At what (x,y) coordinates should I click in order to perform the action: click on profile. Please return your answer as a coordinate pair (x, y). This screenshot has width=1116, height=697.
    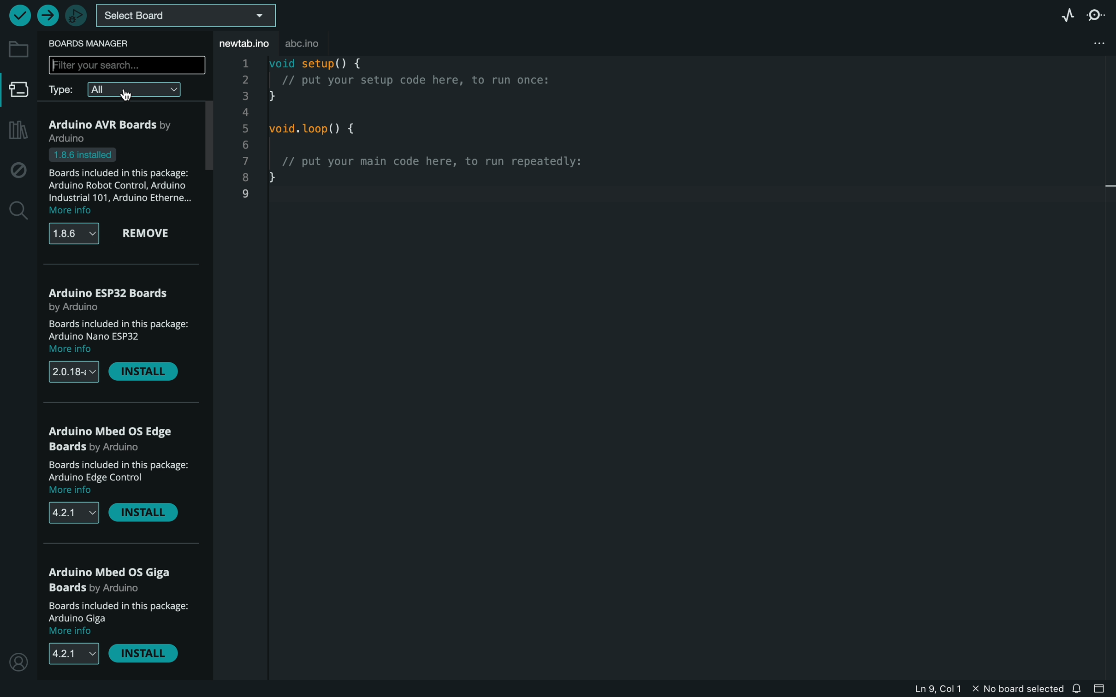
    Looking at the image, I should click on (18, 660).